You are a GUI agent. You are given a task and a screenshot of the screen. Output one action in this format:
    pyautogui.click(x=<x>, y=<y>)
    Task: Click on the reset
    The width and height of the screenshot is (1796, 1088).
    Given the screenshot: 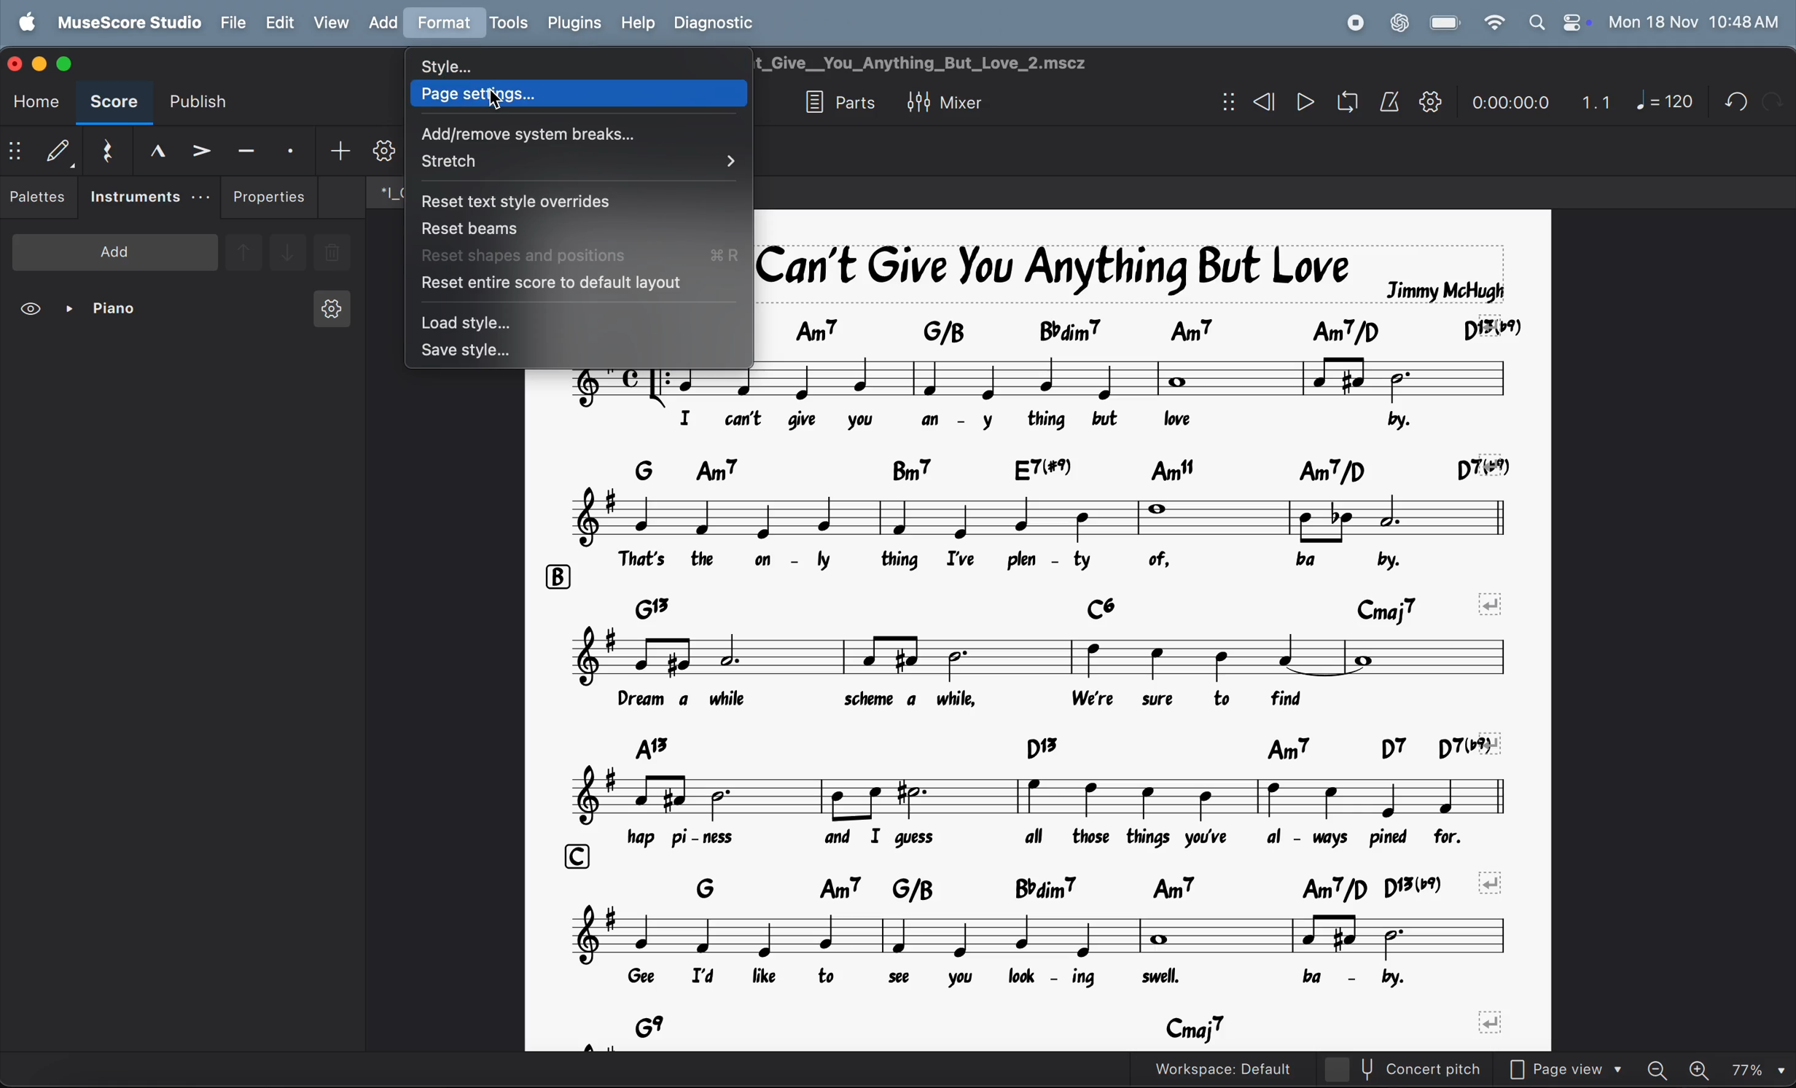 What is the action you would take?
    pyautogui.click(x=106, y=148)
    